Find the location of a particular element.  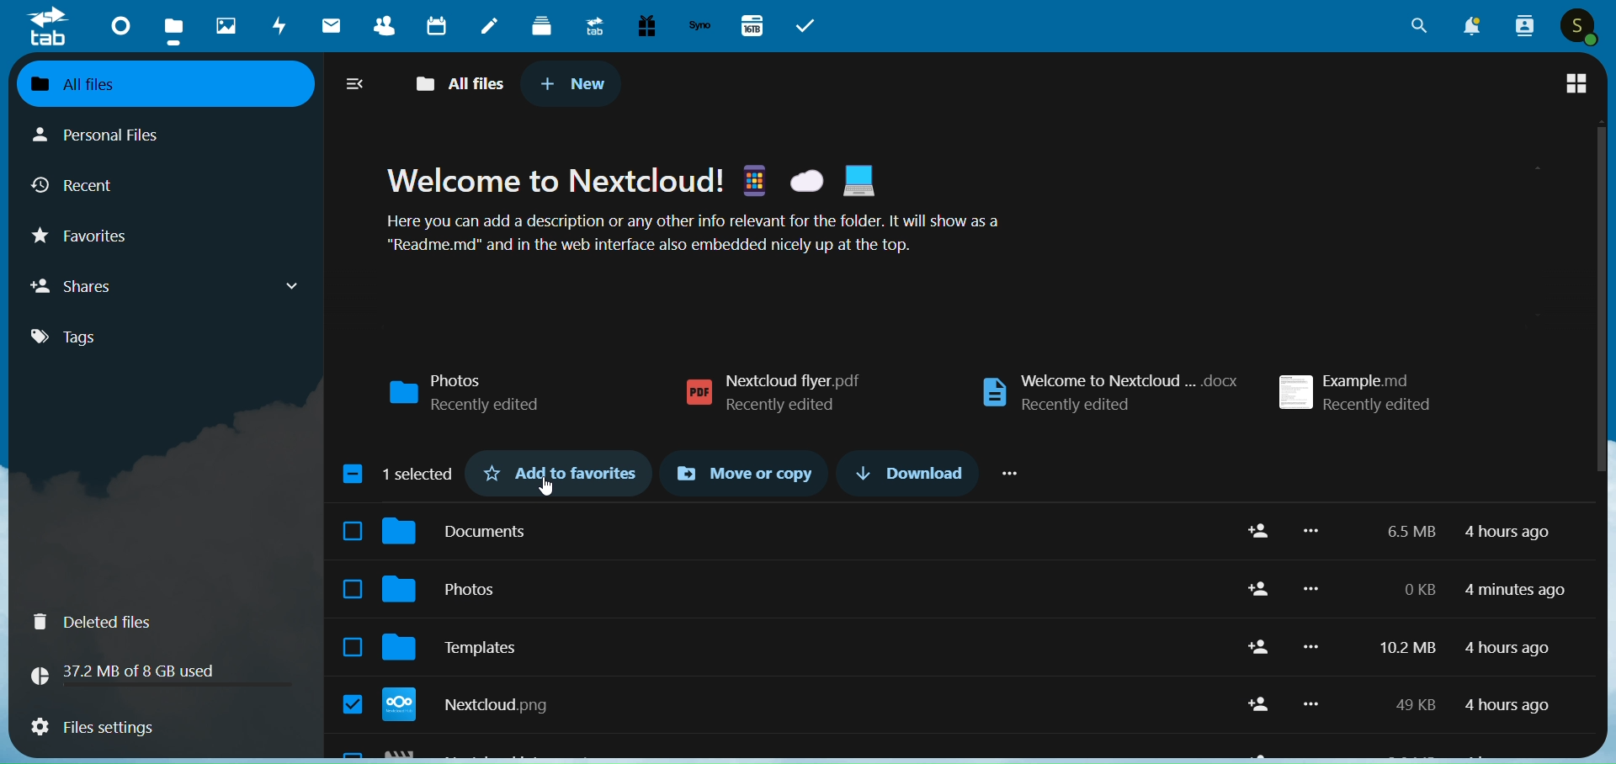

Smartphone emoji is located at coordinates (753, 179).